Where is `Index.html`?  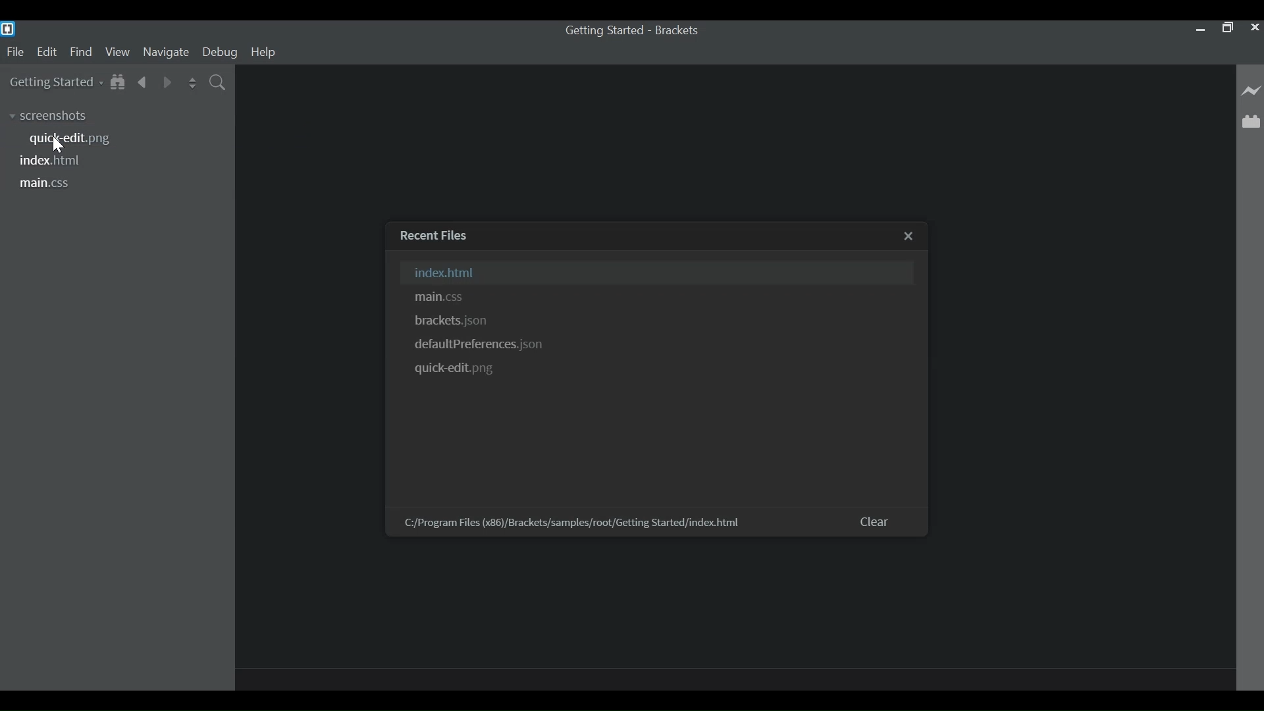 Index.html is located at coordinates (658, 272).